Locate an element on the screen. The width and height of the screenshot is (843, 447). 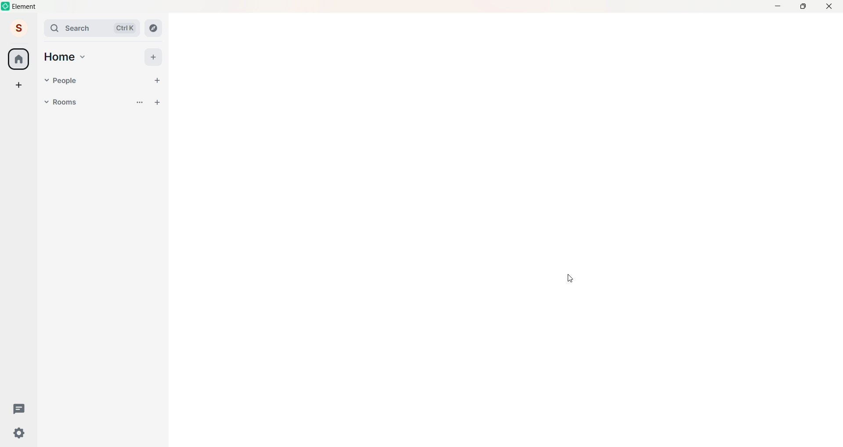
People is located at coordinates (66, 81).